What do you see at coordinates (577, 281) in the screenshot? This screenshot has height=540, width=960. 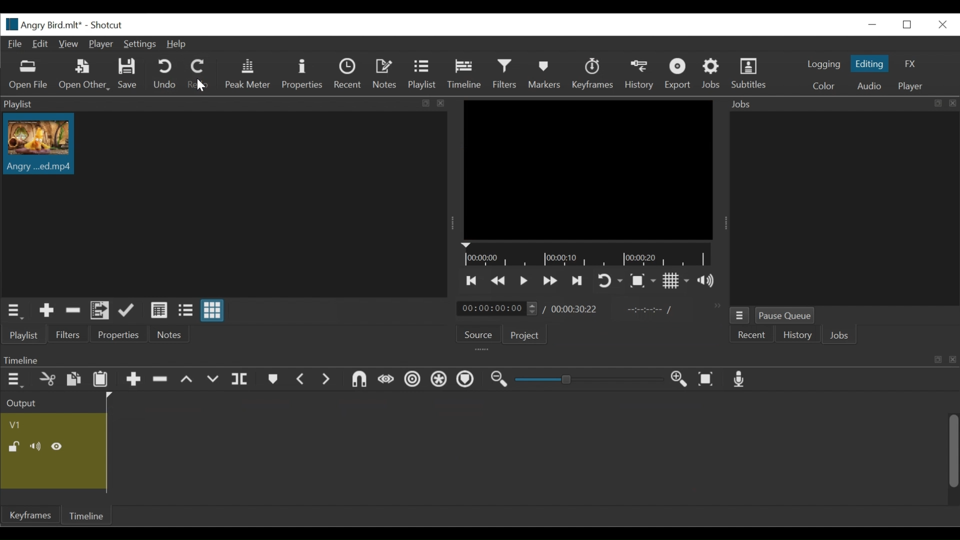 I see `Skip to the next point` at bounding box center [577, 281].